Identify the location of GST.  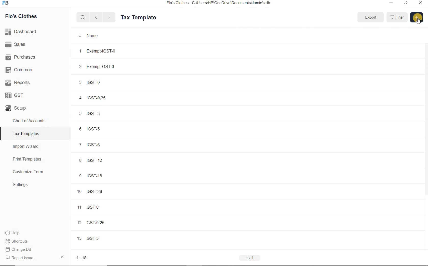
(35, 94).